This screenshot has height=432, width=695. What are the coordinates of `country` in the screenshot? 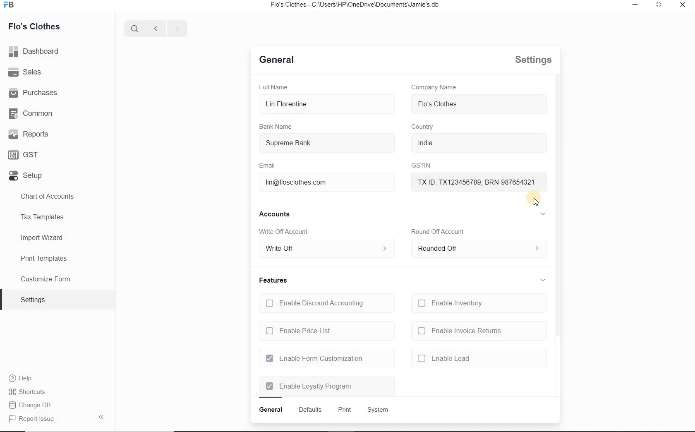 It's located at (424, 127).